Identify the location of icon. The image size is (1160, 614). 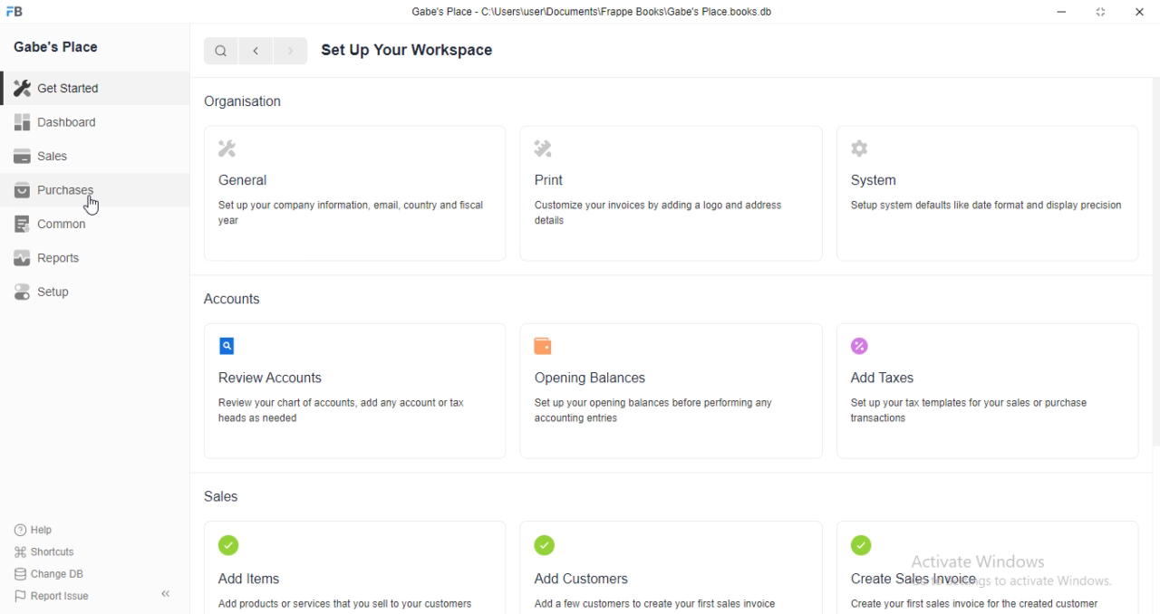
(543, 145).